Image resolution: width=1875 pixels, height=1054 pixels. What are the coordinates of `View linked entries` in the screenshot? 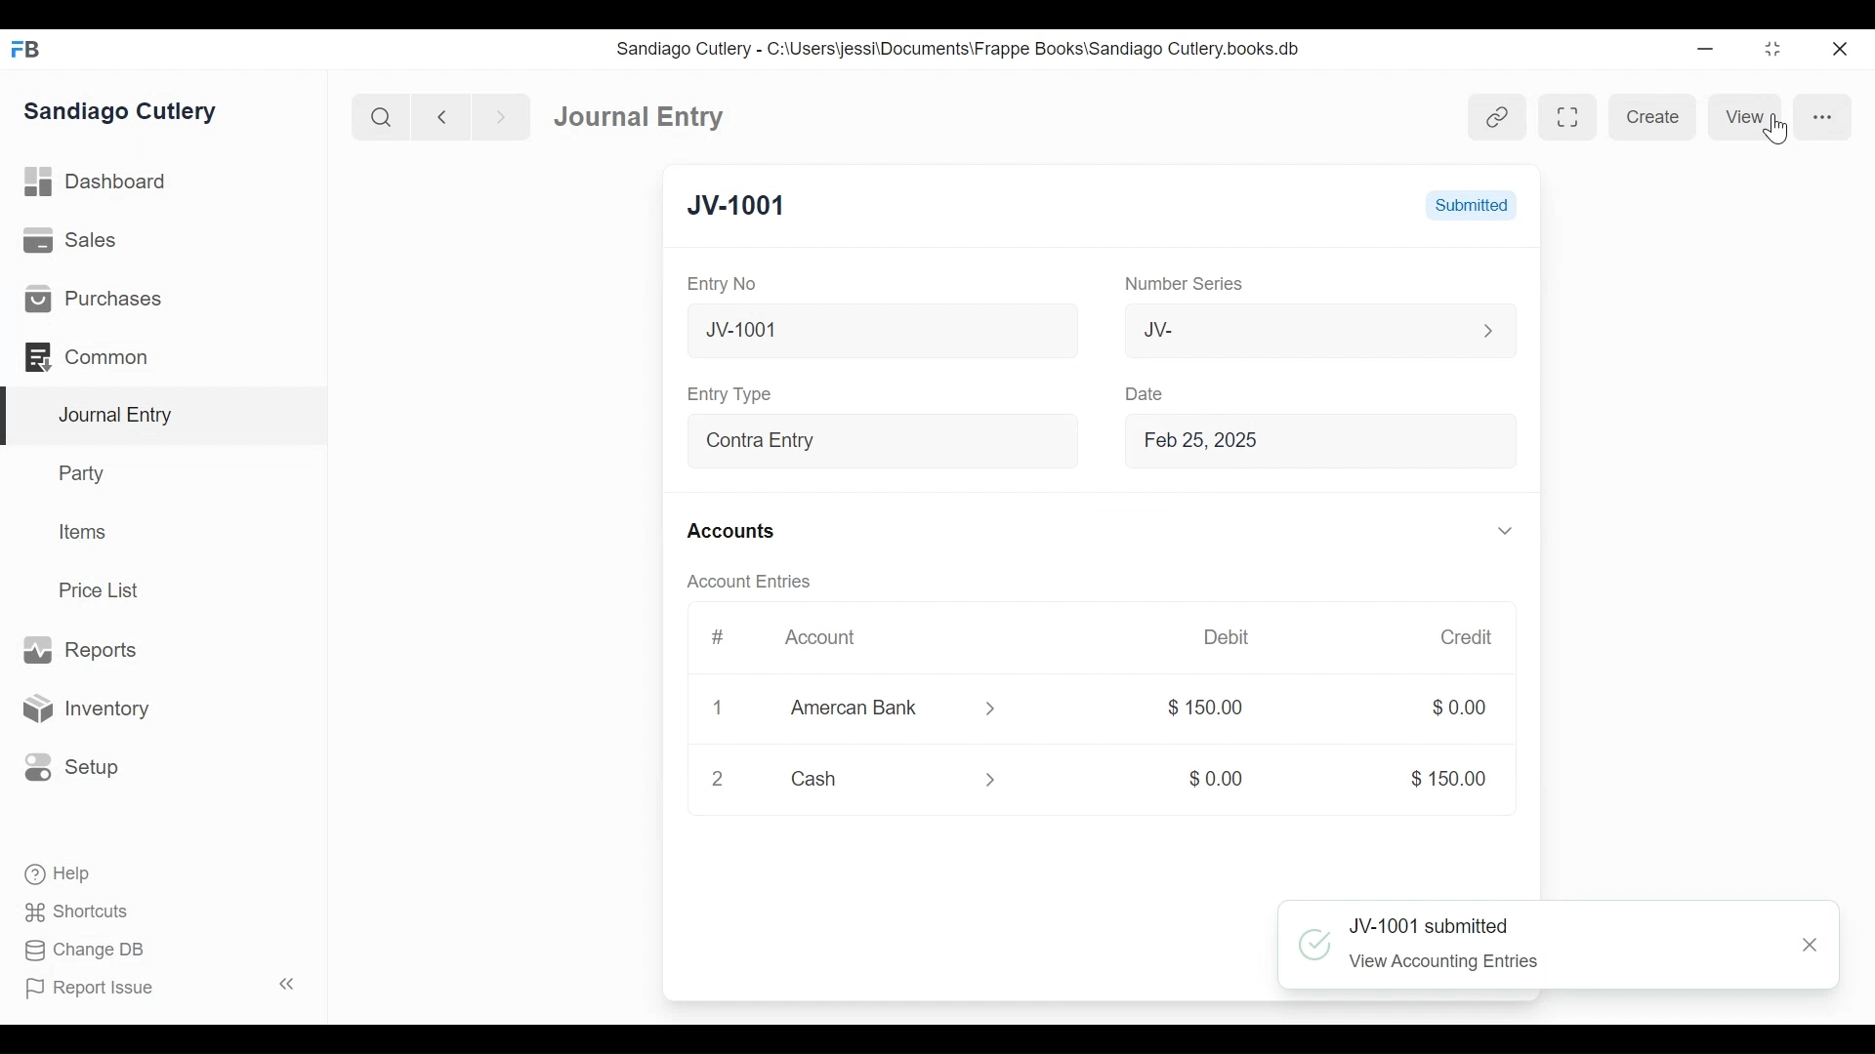 It's located at (1501, 117).